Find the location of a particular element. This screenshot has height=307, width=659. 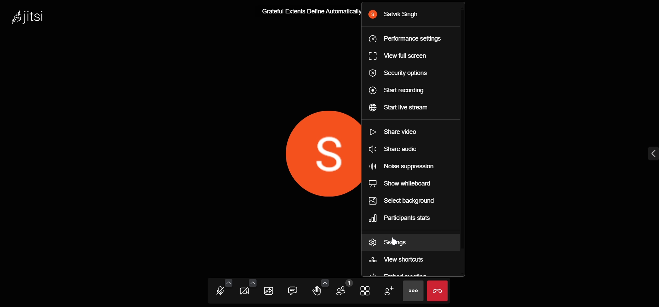

display picture is located at coordinates (313, 153).